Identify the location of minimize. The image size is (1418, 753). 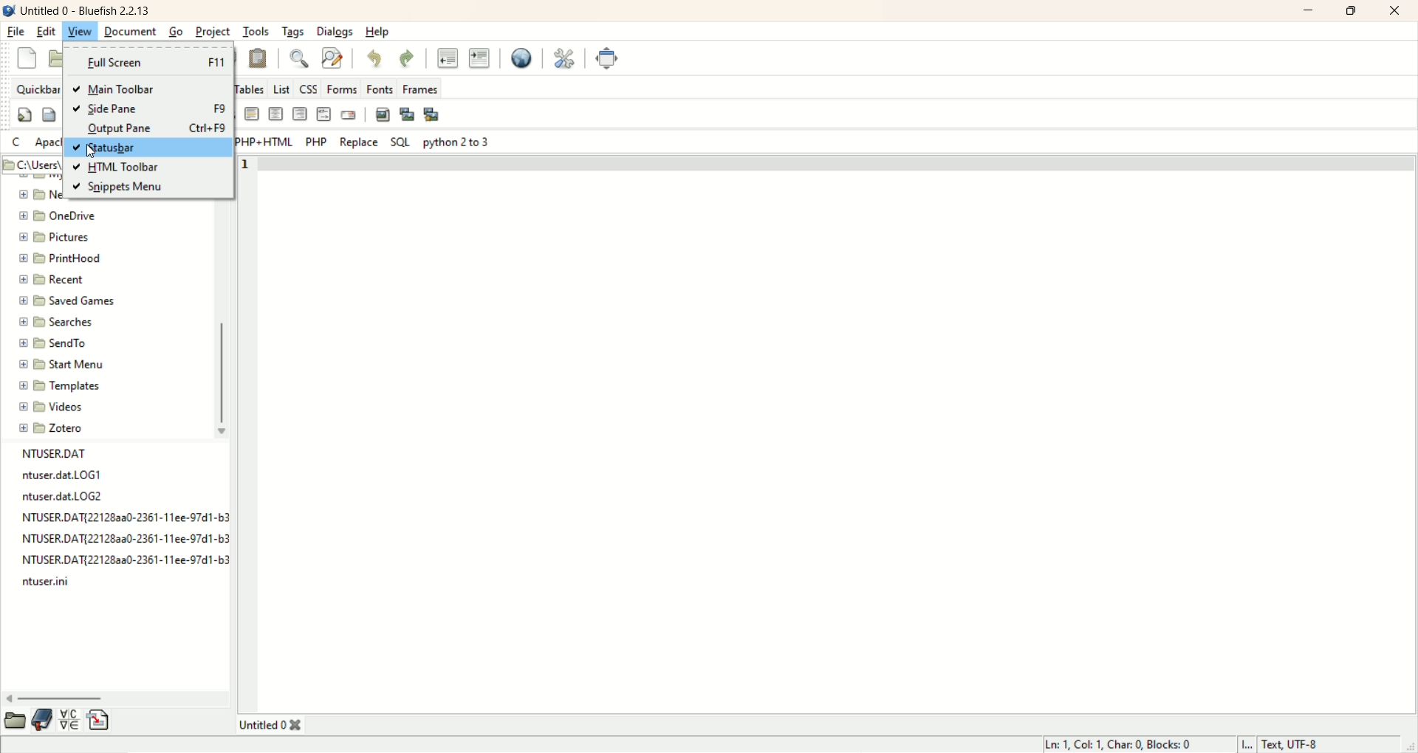
(1311, 11).